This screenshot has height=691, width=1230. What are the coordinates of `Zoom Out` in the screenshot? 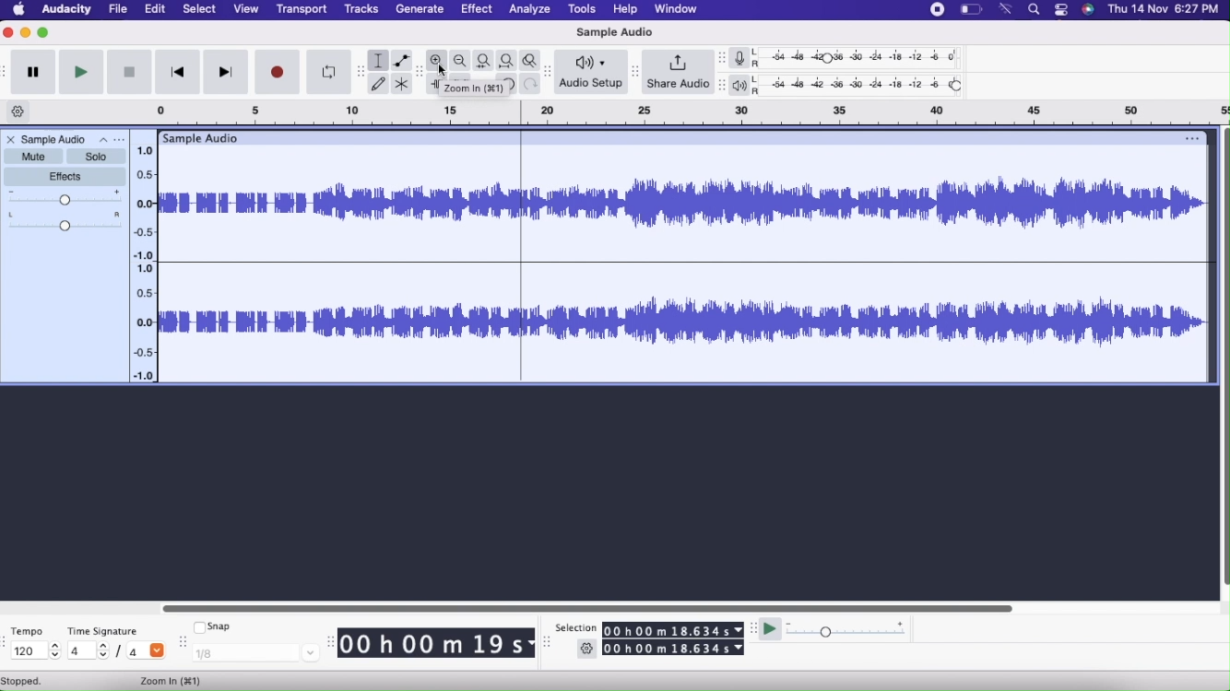 It's located at (461, 61).